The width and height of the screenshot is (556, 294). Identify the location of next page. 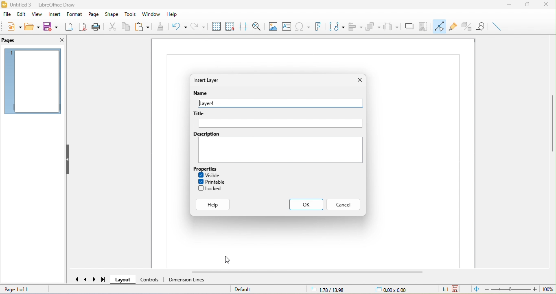
(96, 279).